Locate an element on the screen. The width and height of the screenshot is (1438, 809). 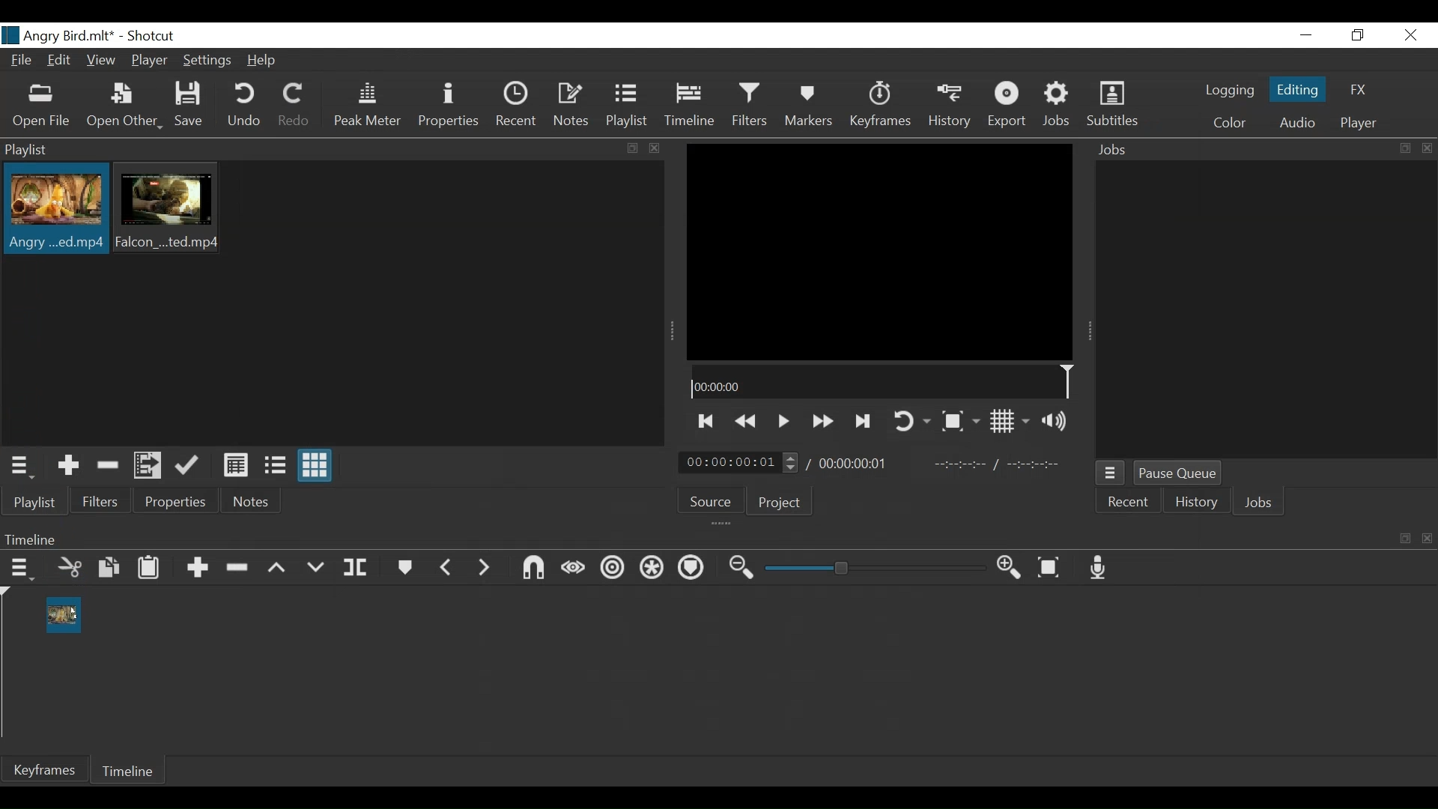
Toggle play forward quickly is located at coordinates (825, 420).